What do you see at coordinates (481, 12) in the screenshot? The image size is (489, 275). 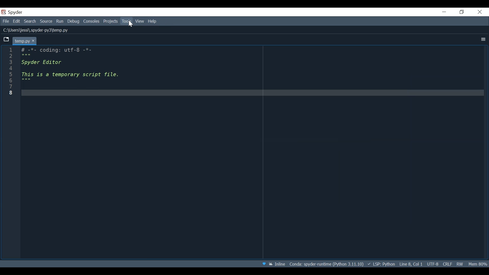 I see `Close` at bounding box center [481, 12].